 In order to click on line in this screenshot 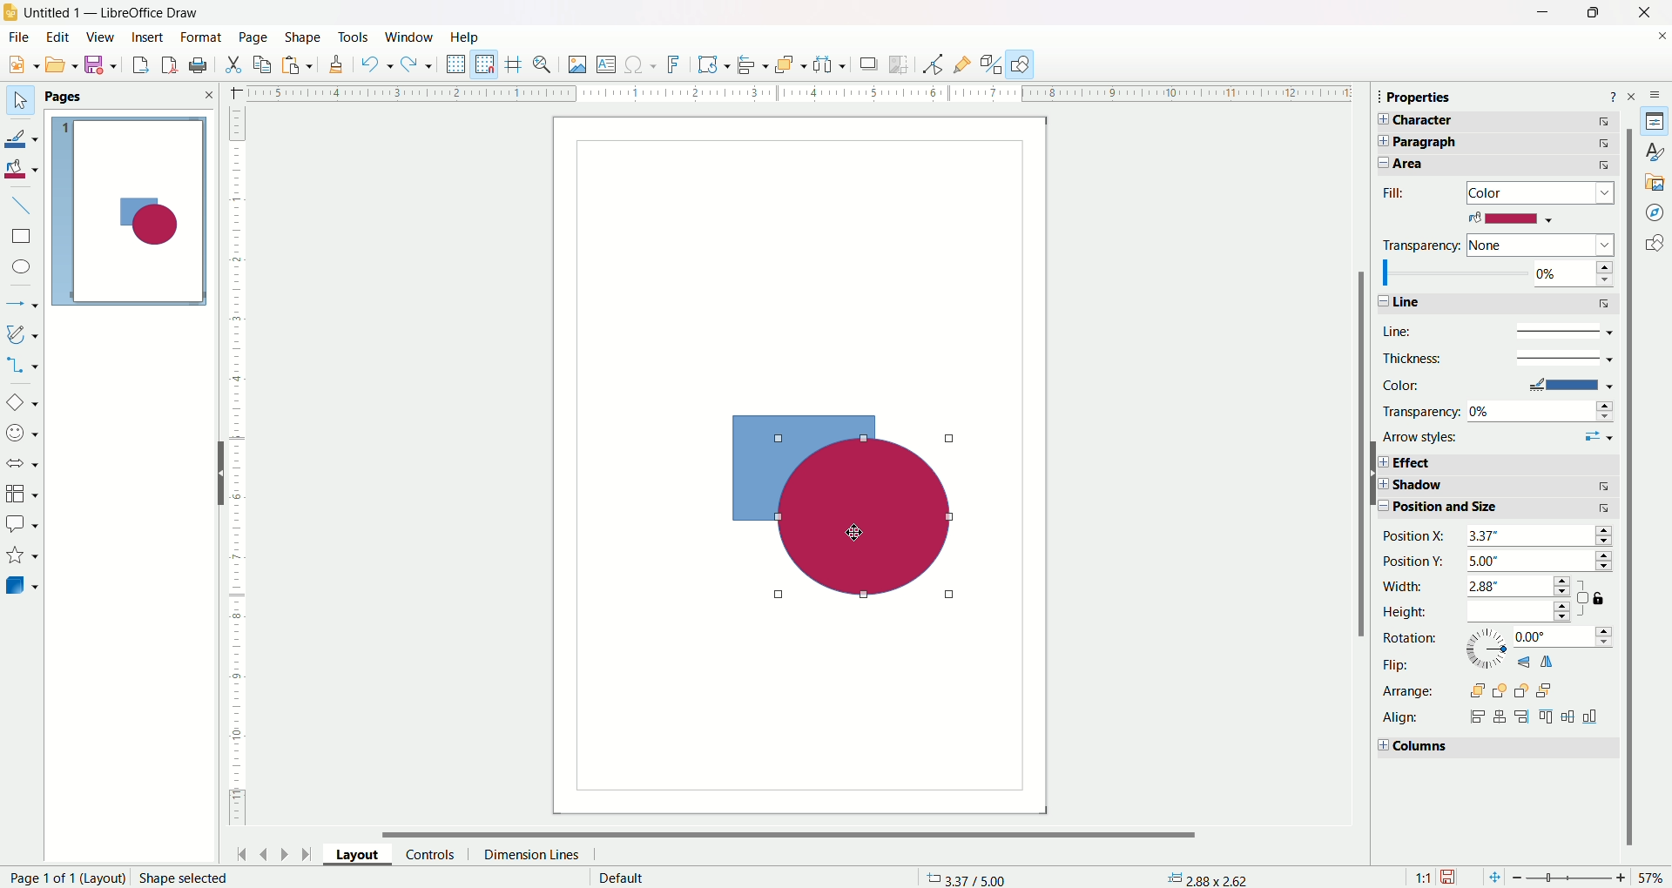, I will do `click(1495, 304)`.